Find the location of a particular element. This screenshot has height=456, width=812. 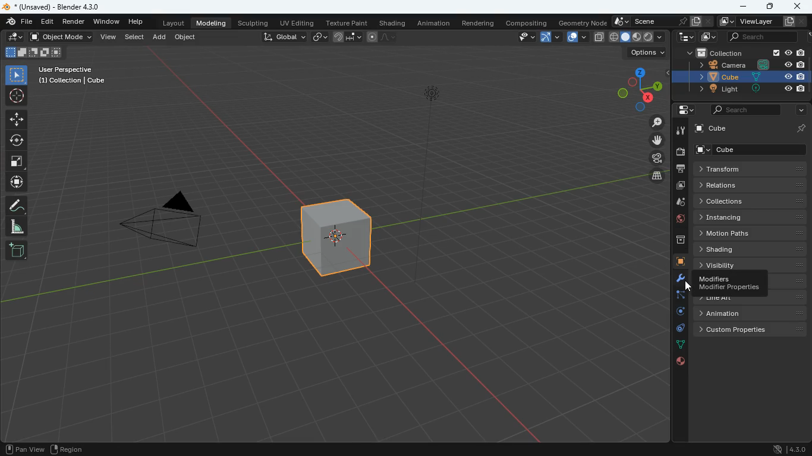

move is located at coordinates (18, 183).